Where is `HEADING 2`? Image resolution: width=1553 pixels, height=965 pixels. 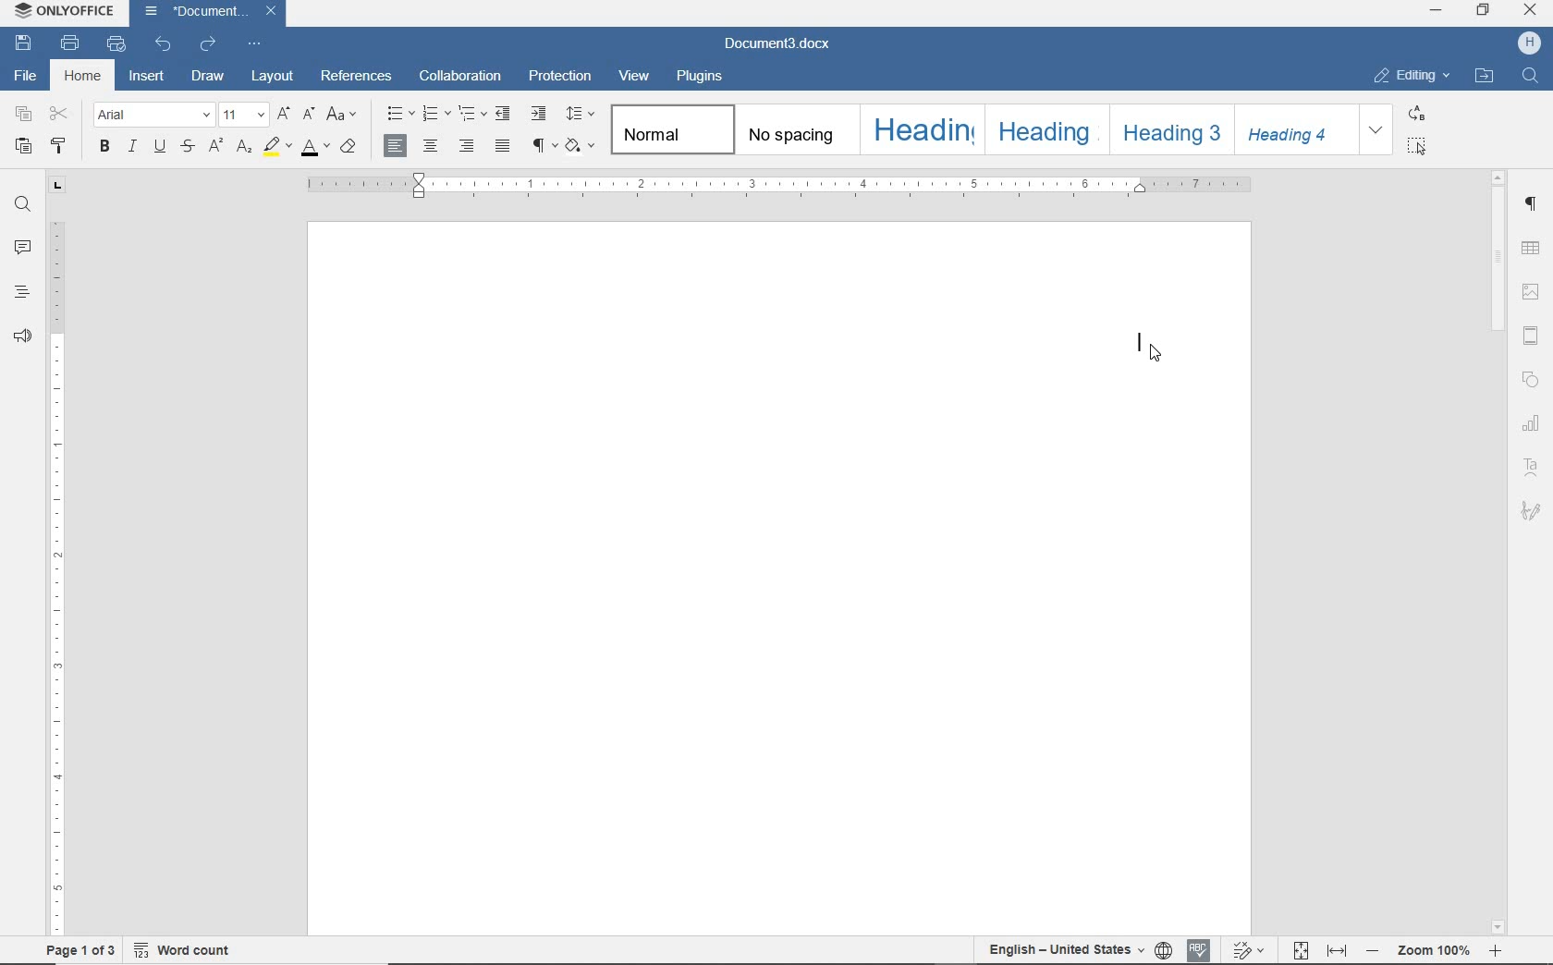
HEADING 2 is located at coordinates (1046, 129).